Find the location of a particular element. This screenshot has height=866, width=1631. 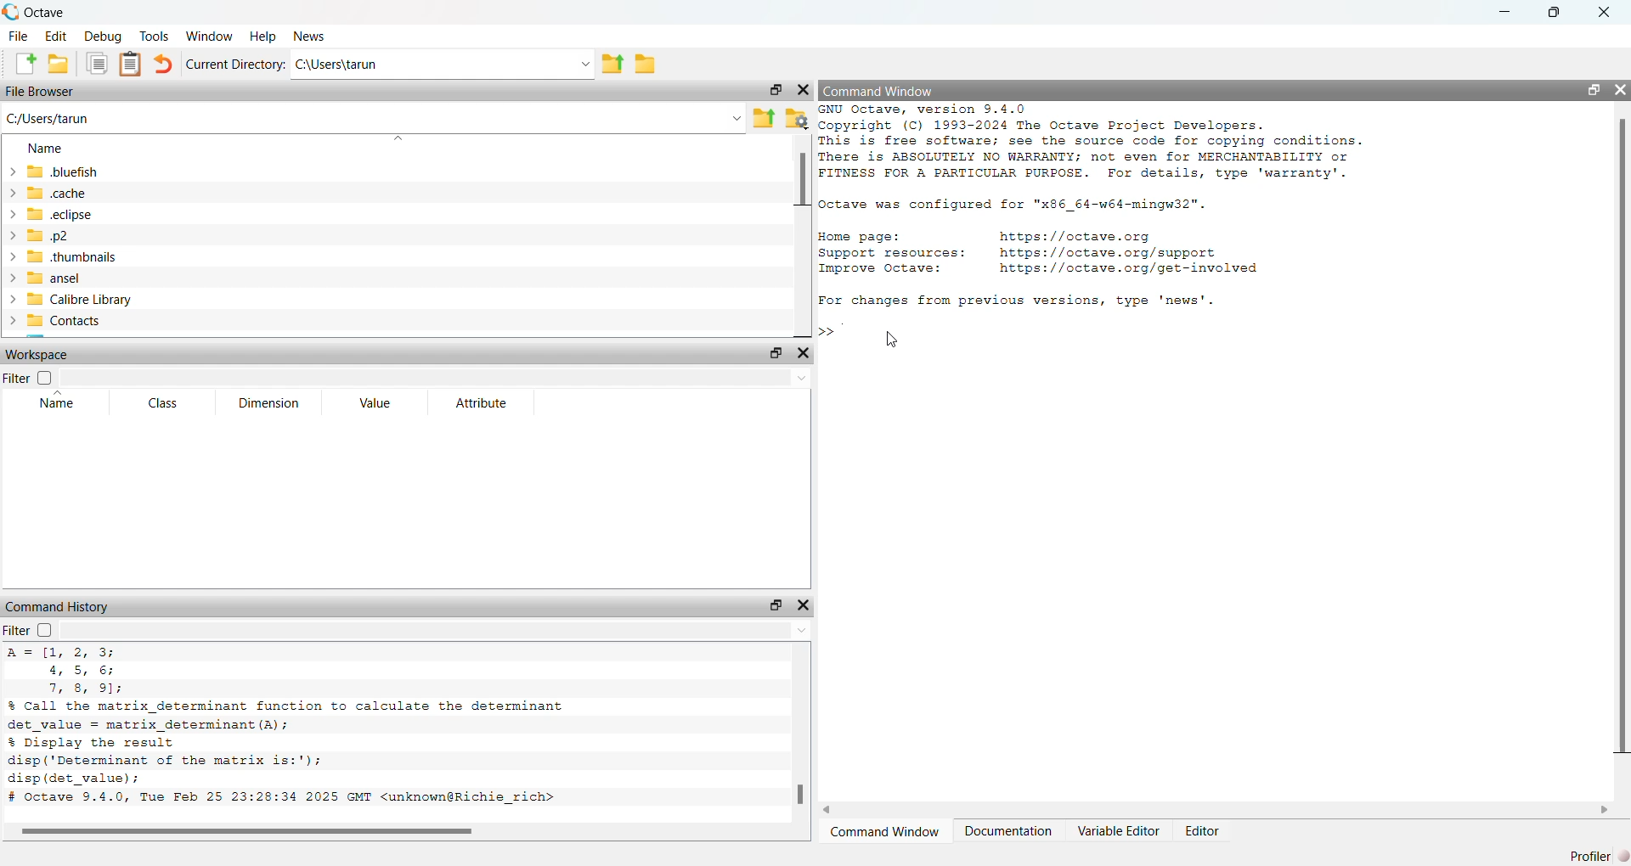

cursor is located at coordinates (898, 340).